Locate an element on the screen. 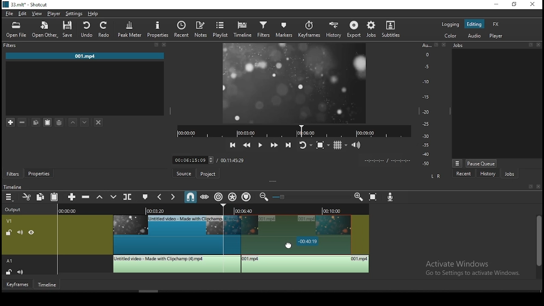  video progress bar is located at coordinates (294, 130).